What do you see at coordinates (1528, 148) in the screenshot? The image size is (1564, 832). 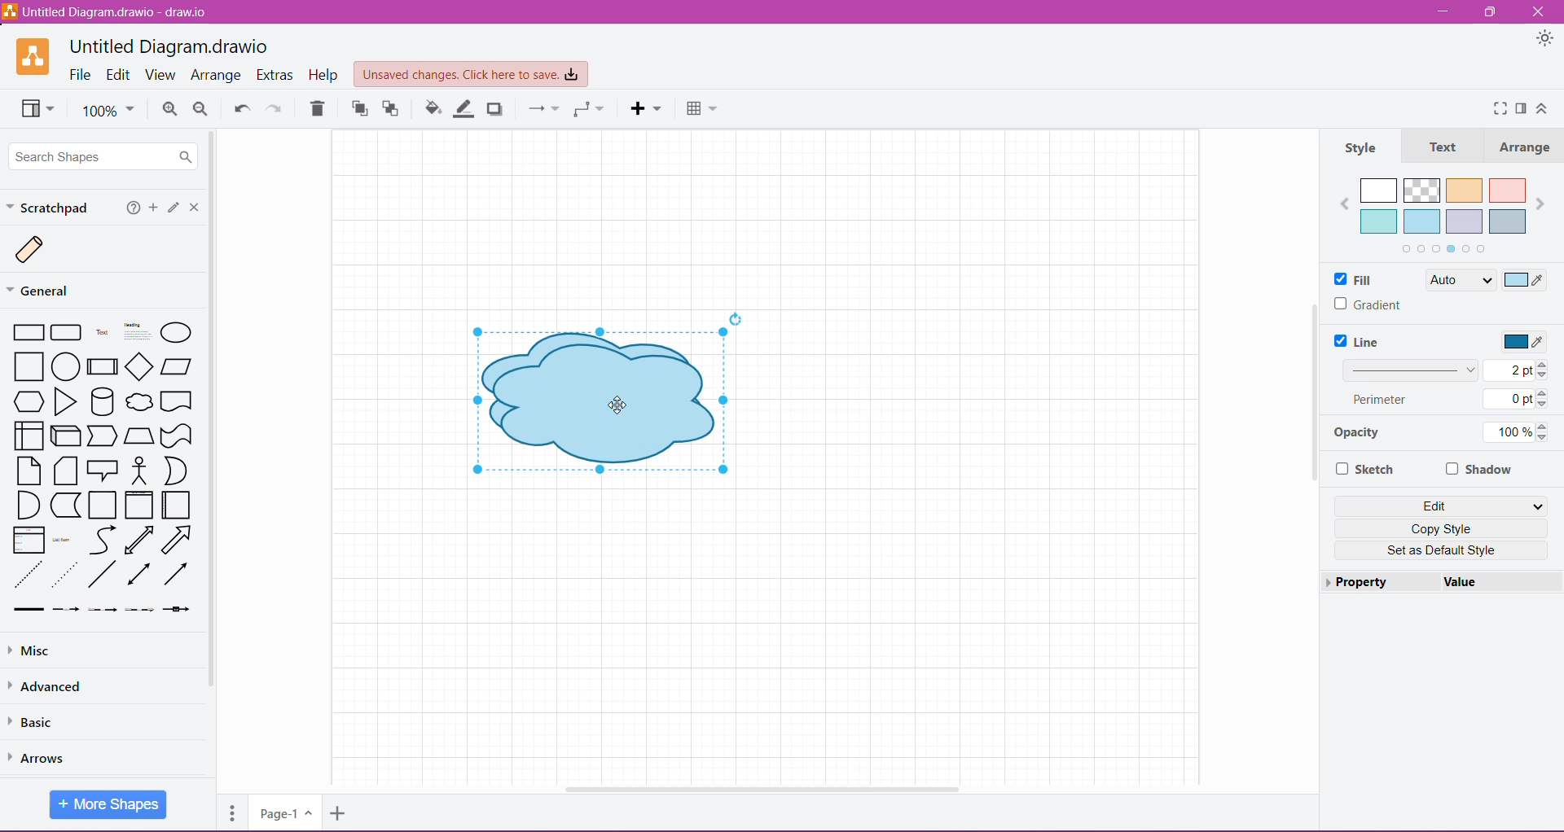 I see `Arrange` at bounding box center [1528, 148].